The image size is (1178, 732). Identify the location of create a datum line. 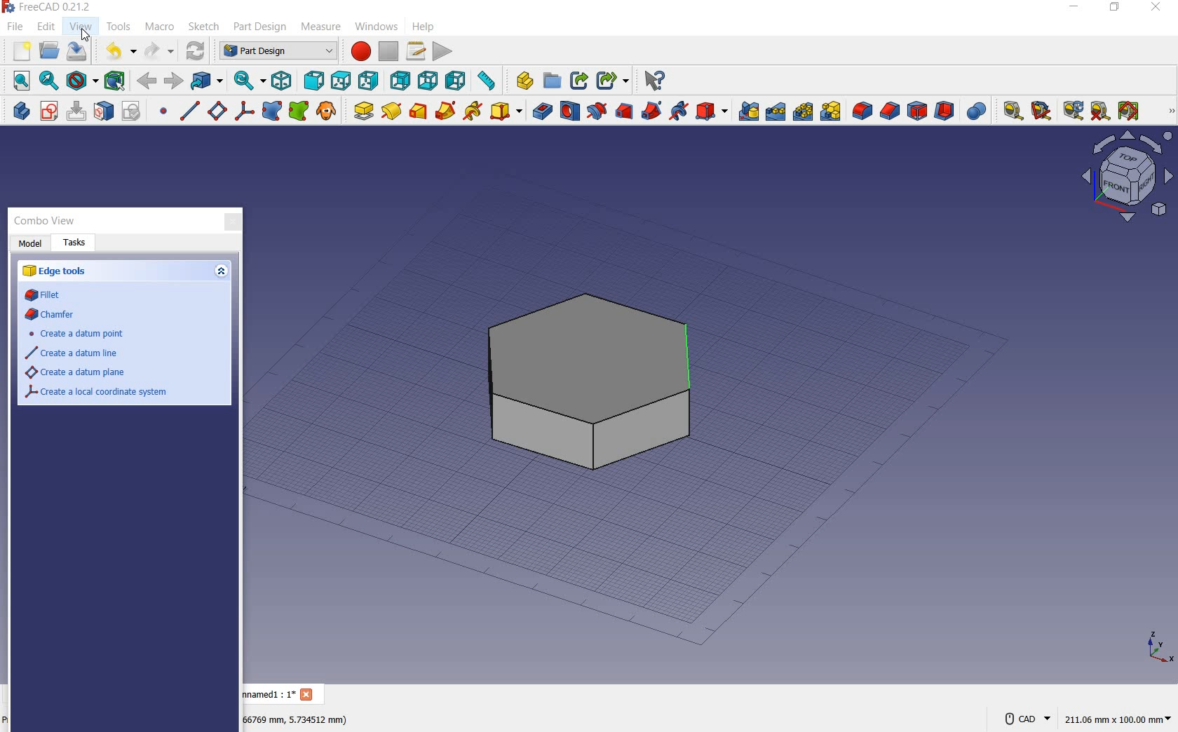
(72, 354).